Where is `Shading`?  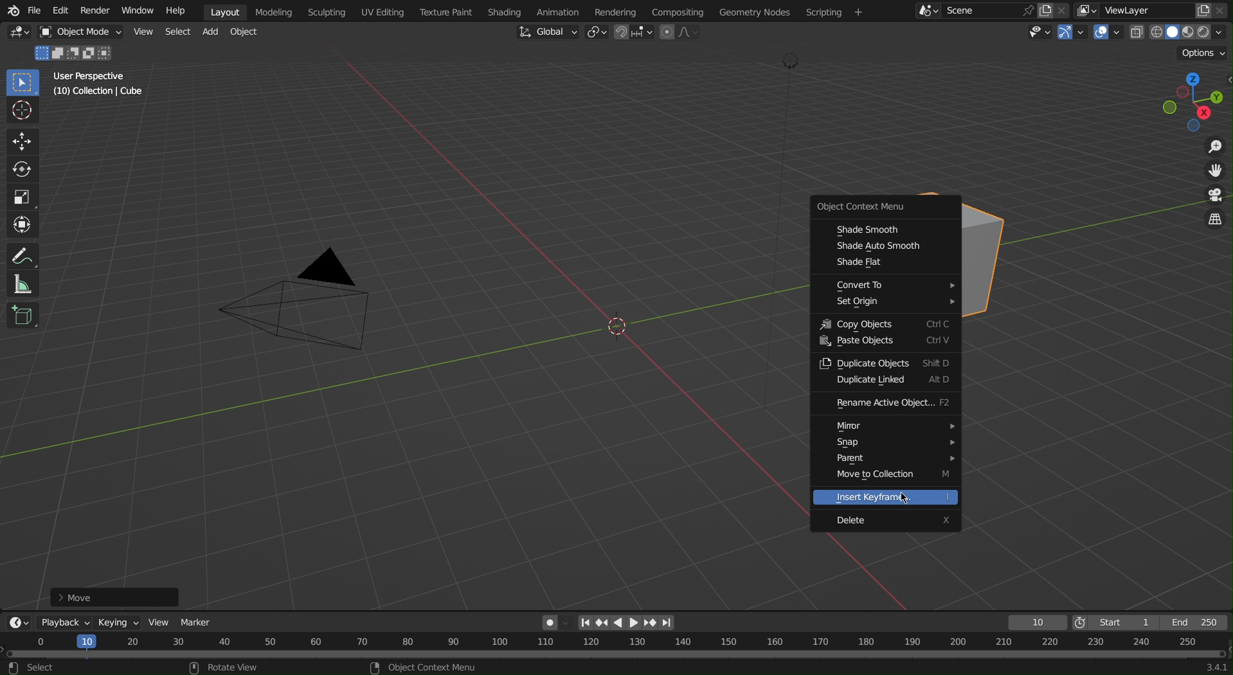 Shading is located at coordinates (511, 10).